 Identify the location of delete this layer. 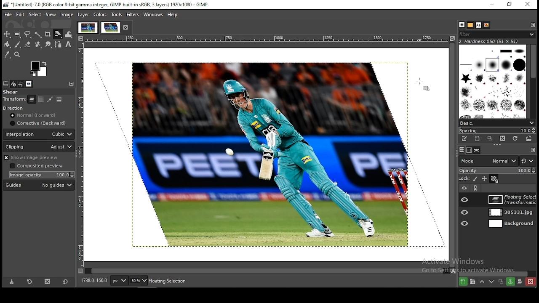
(47, 281).